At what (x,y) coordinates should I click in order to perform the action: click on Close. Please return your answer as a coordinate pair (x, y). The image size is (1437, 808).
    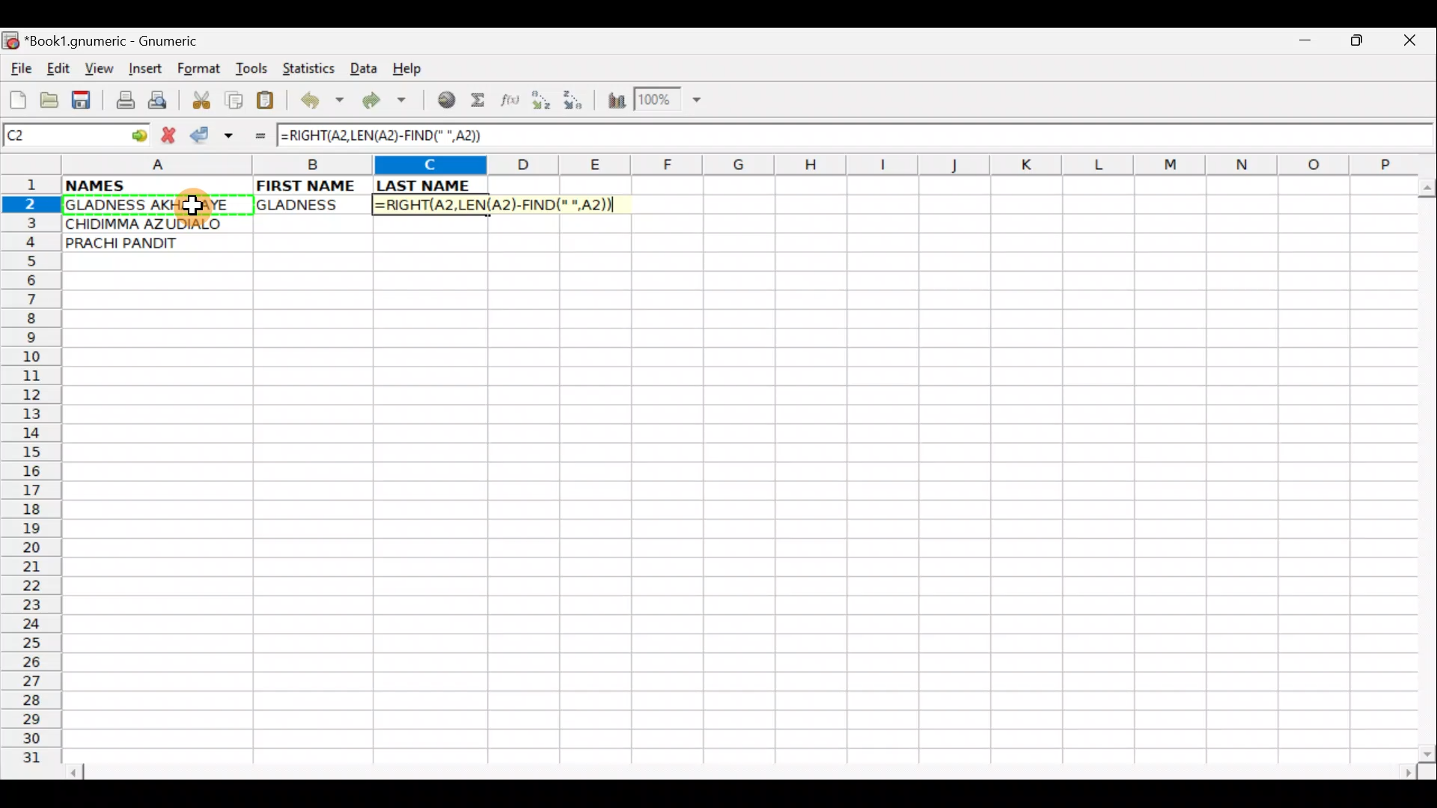
    Looking at the image, I should click on (1414, 44).